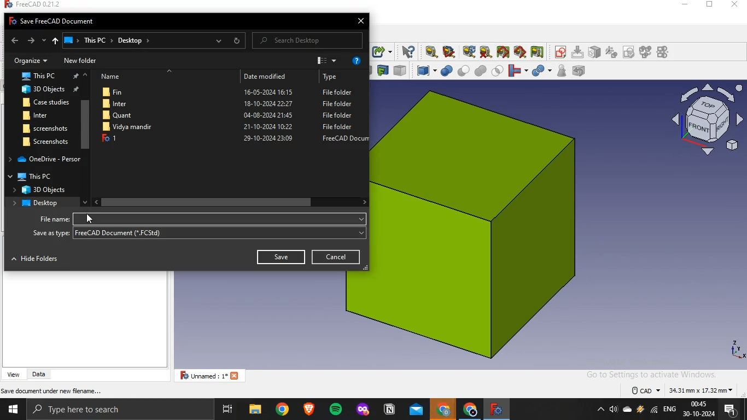  I want to click on inter, so click(37, 117).